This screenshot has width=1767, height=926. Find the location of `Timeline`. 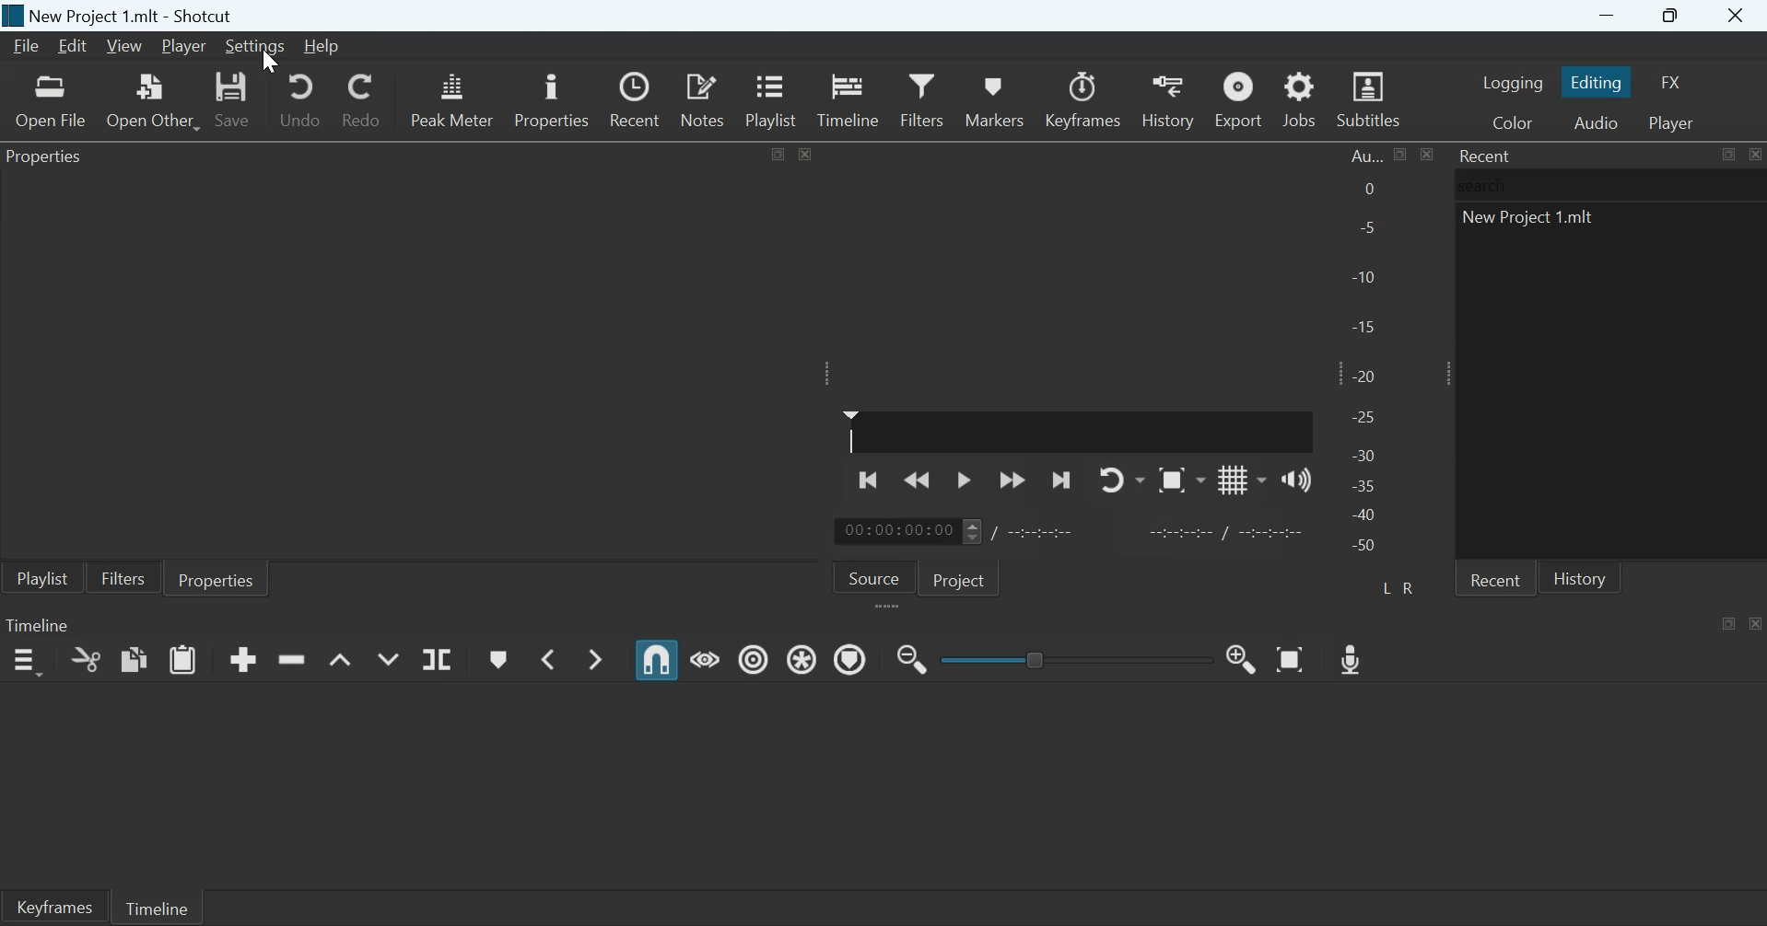

Timeline is located at coordinates (156, 906).